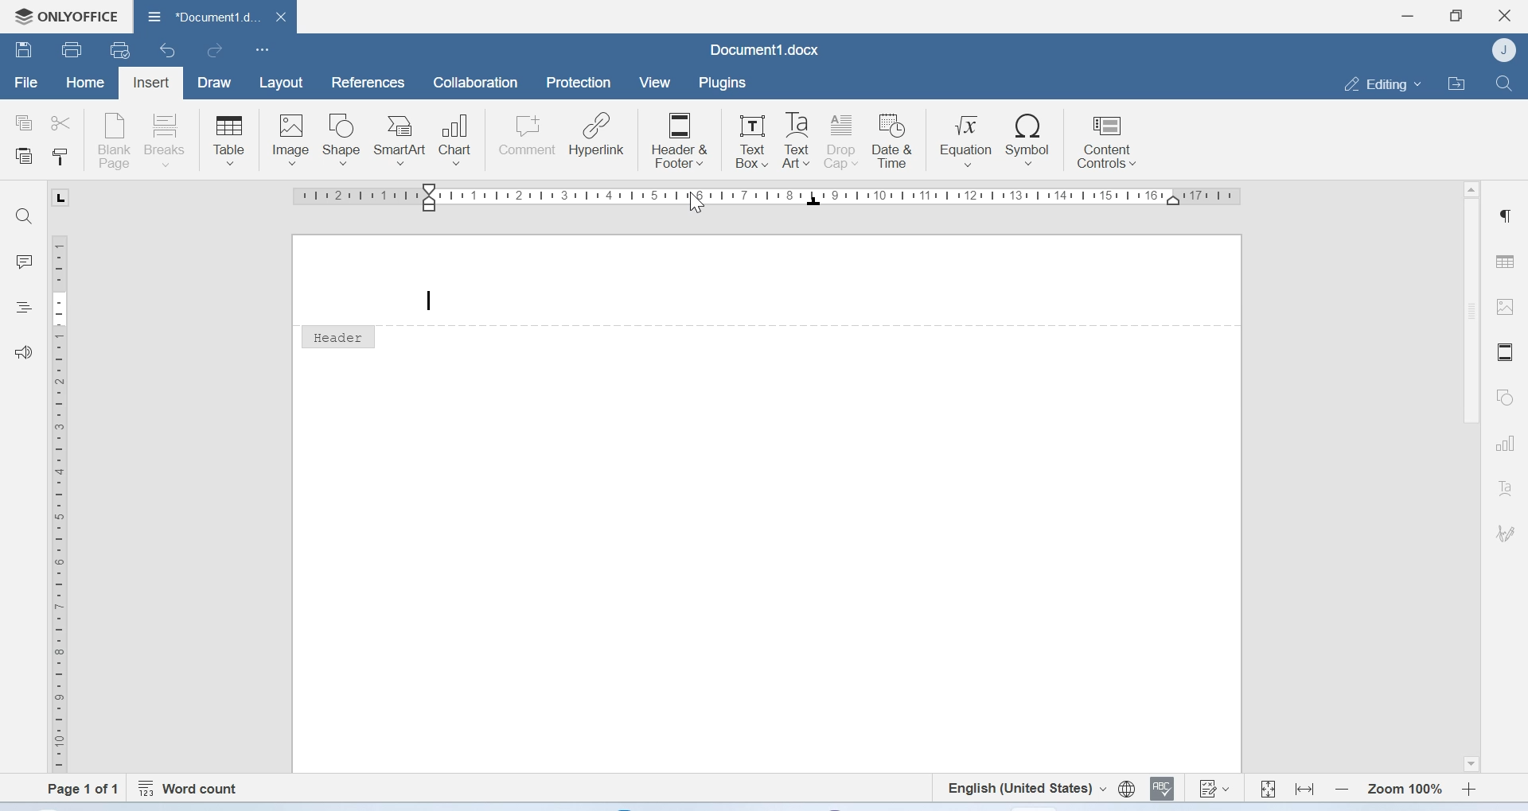 The height and width of the screenshot is (811, 1528). Describe the element at coordinates (290, 138) in the screenshot. I see `Image` at that location.